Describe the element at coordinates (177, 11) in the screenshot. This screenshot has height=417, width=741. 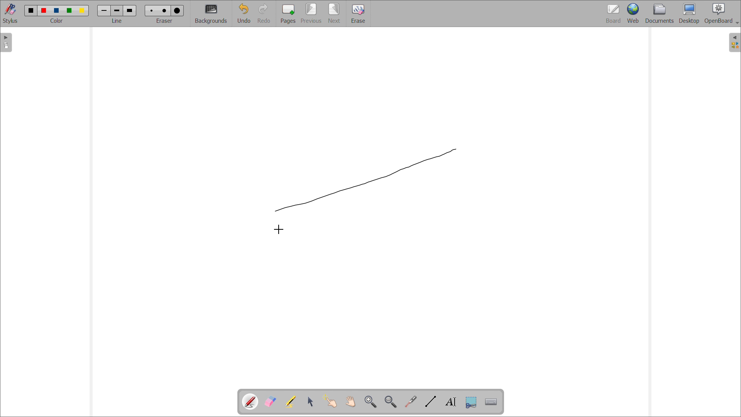
I see `Eraser size` at that location.